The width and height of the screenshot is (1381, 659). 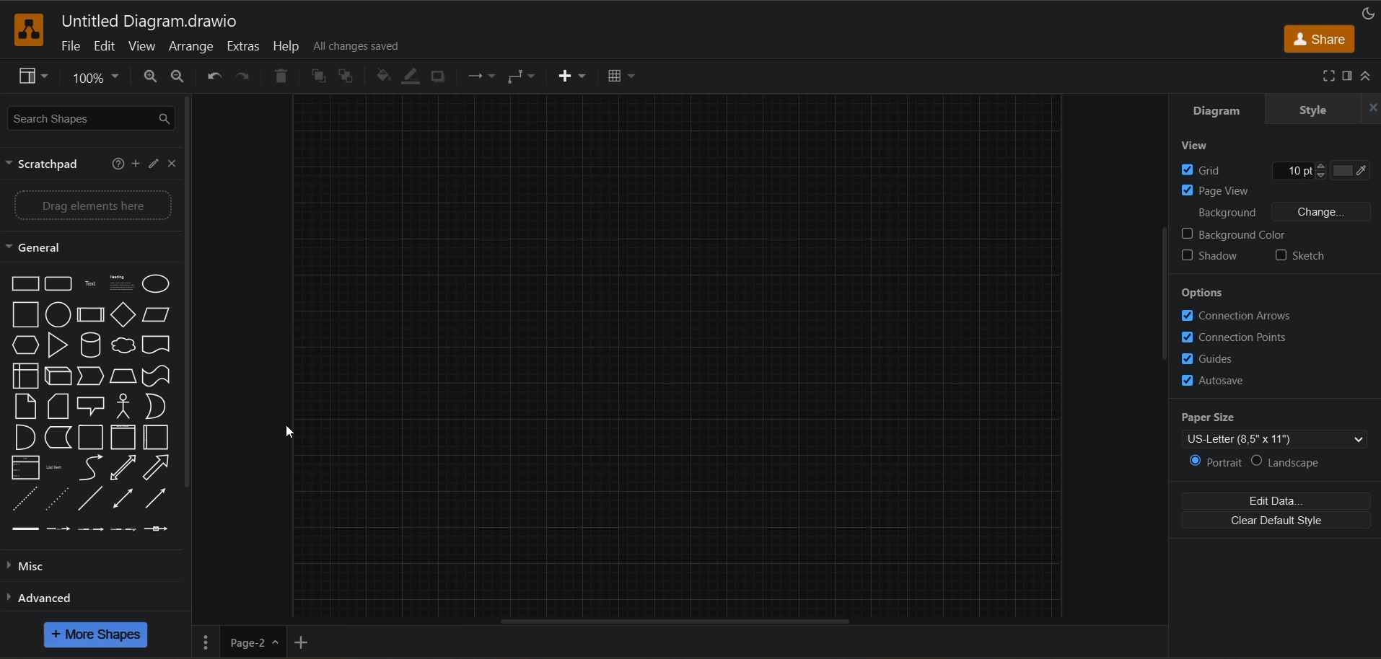 I want to click on edit, so click(x=152, y=164).